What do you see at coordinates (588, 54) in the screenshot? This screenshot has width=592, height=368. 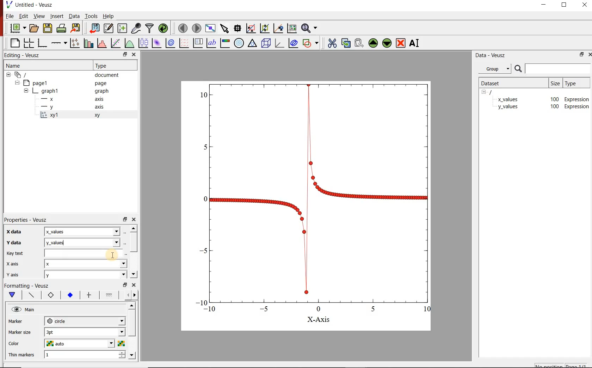 I see `close` at bounding box center [588, 54].